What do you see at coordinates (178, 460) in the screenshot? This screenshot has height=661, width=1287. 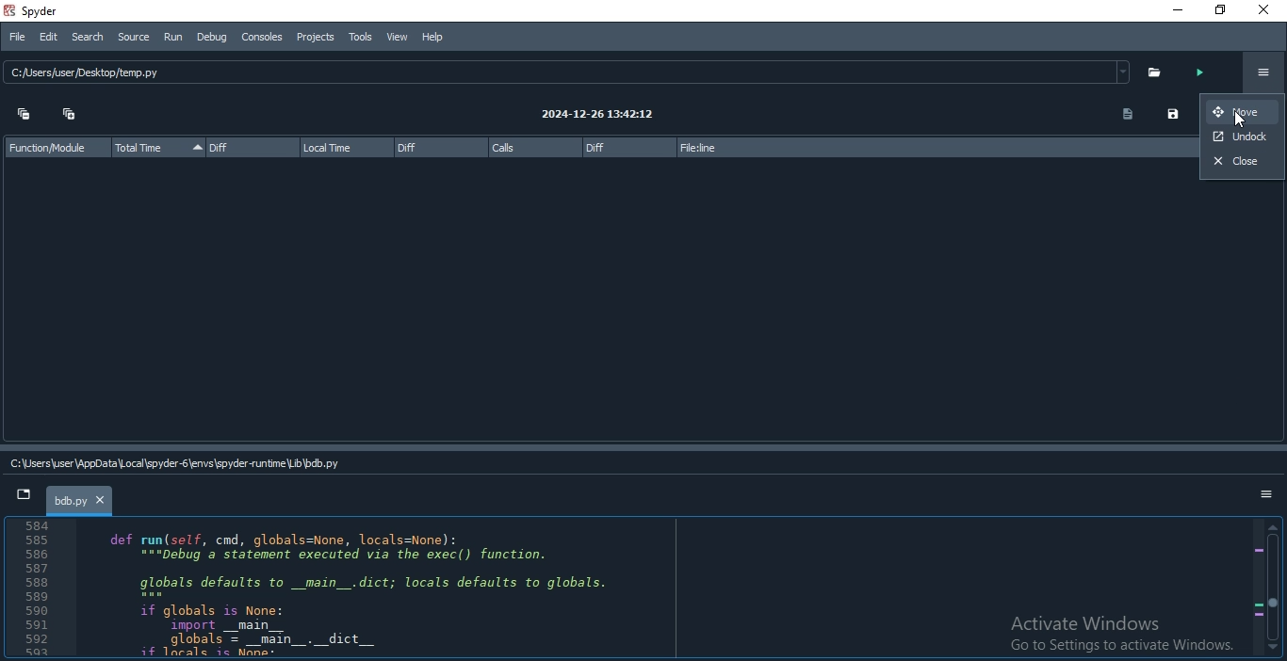 I see `C:\User\AppData\Local\spyder-5` at bounding box center [178, 460].